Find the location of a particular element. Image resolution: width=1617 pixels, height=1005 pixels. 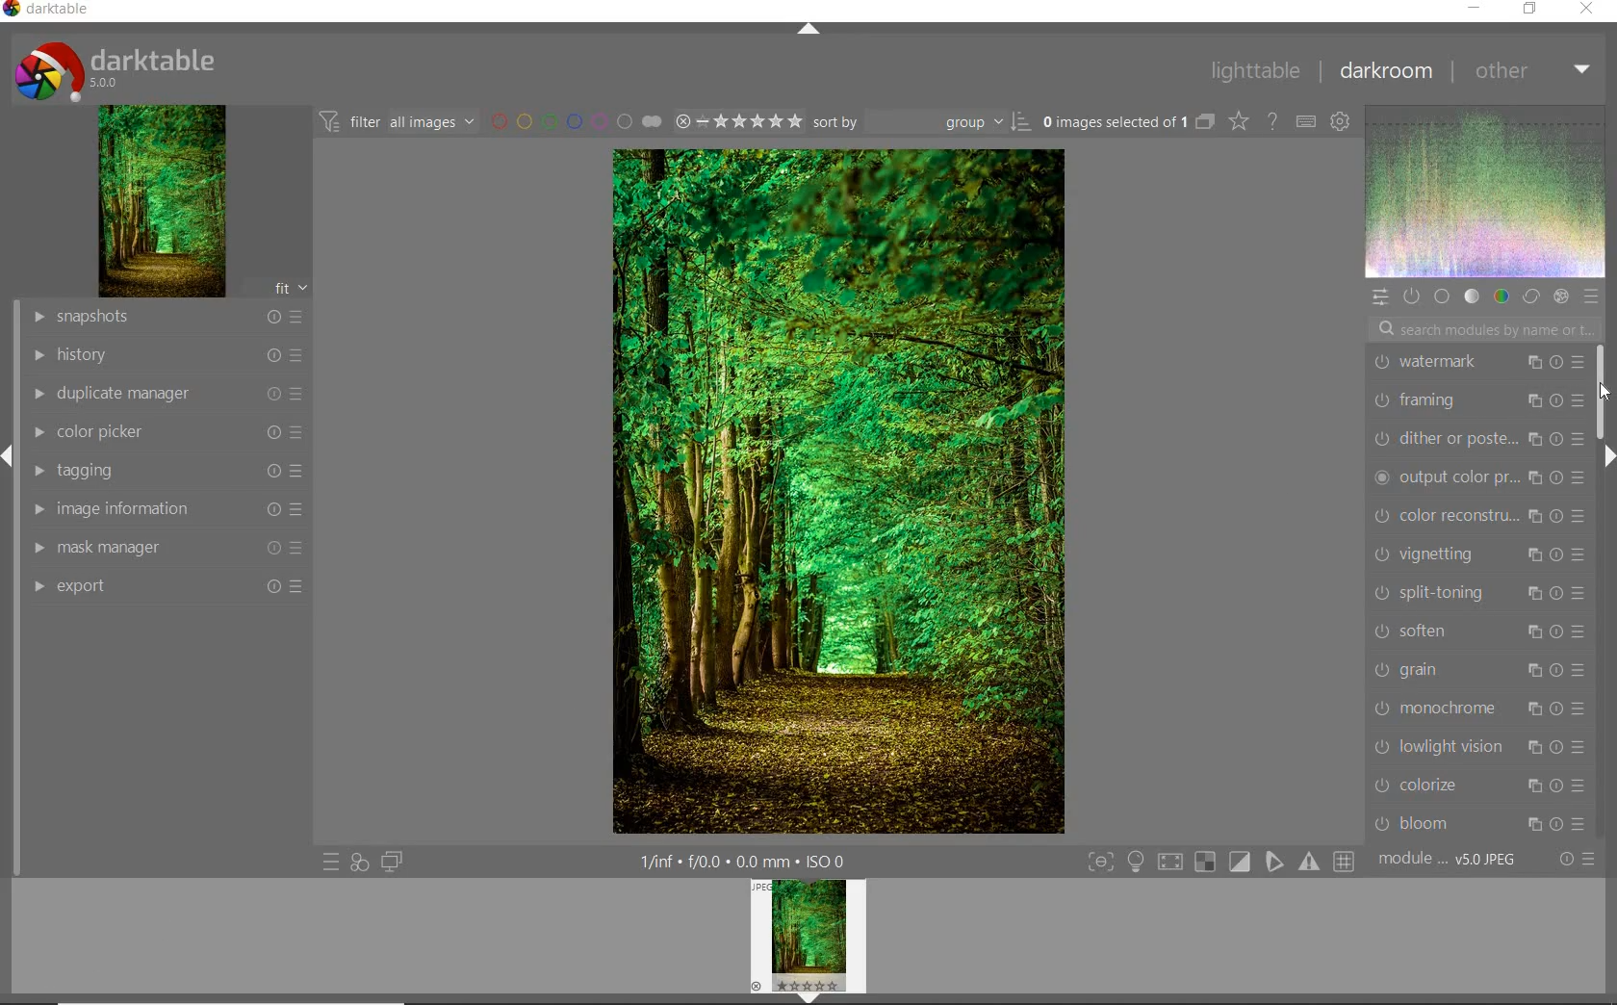

EXPAND/COLLAPSE is located at coordinates (1607, 458).